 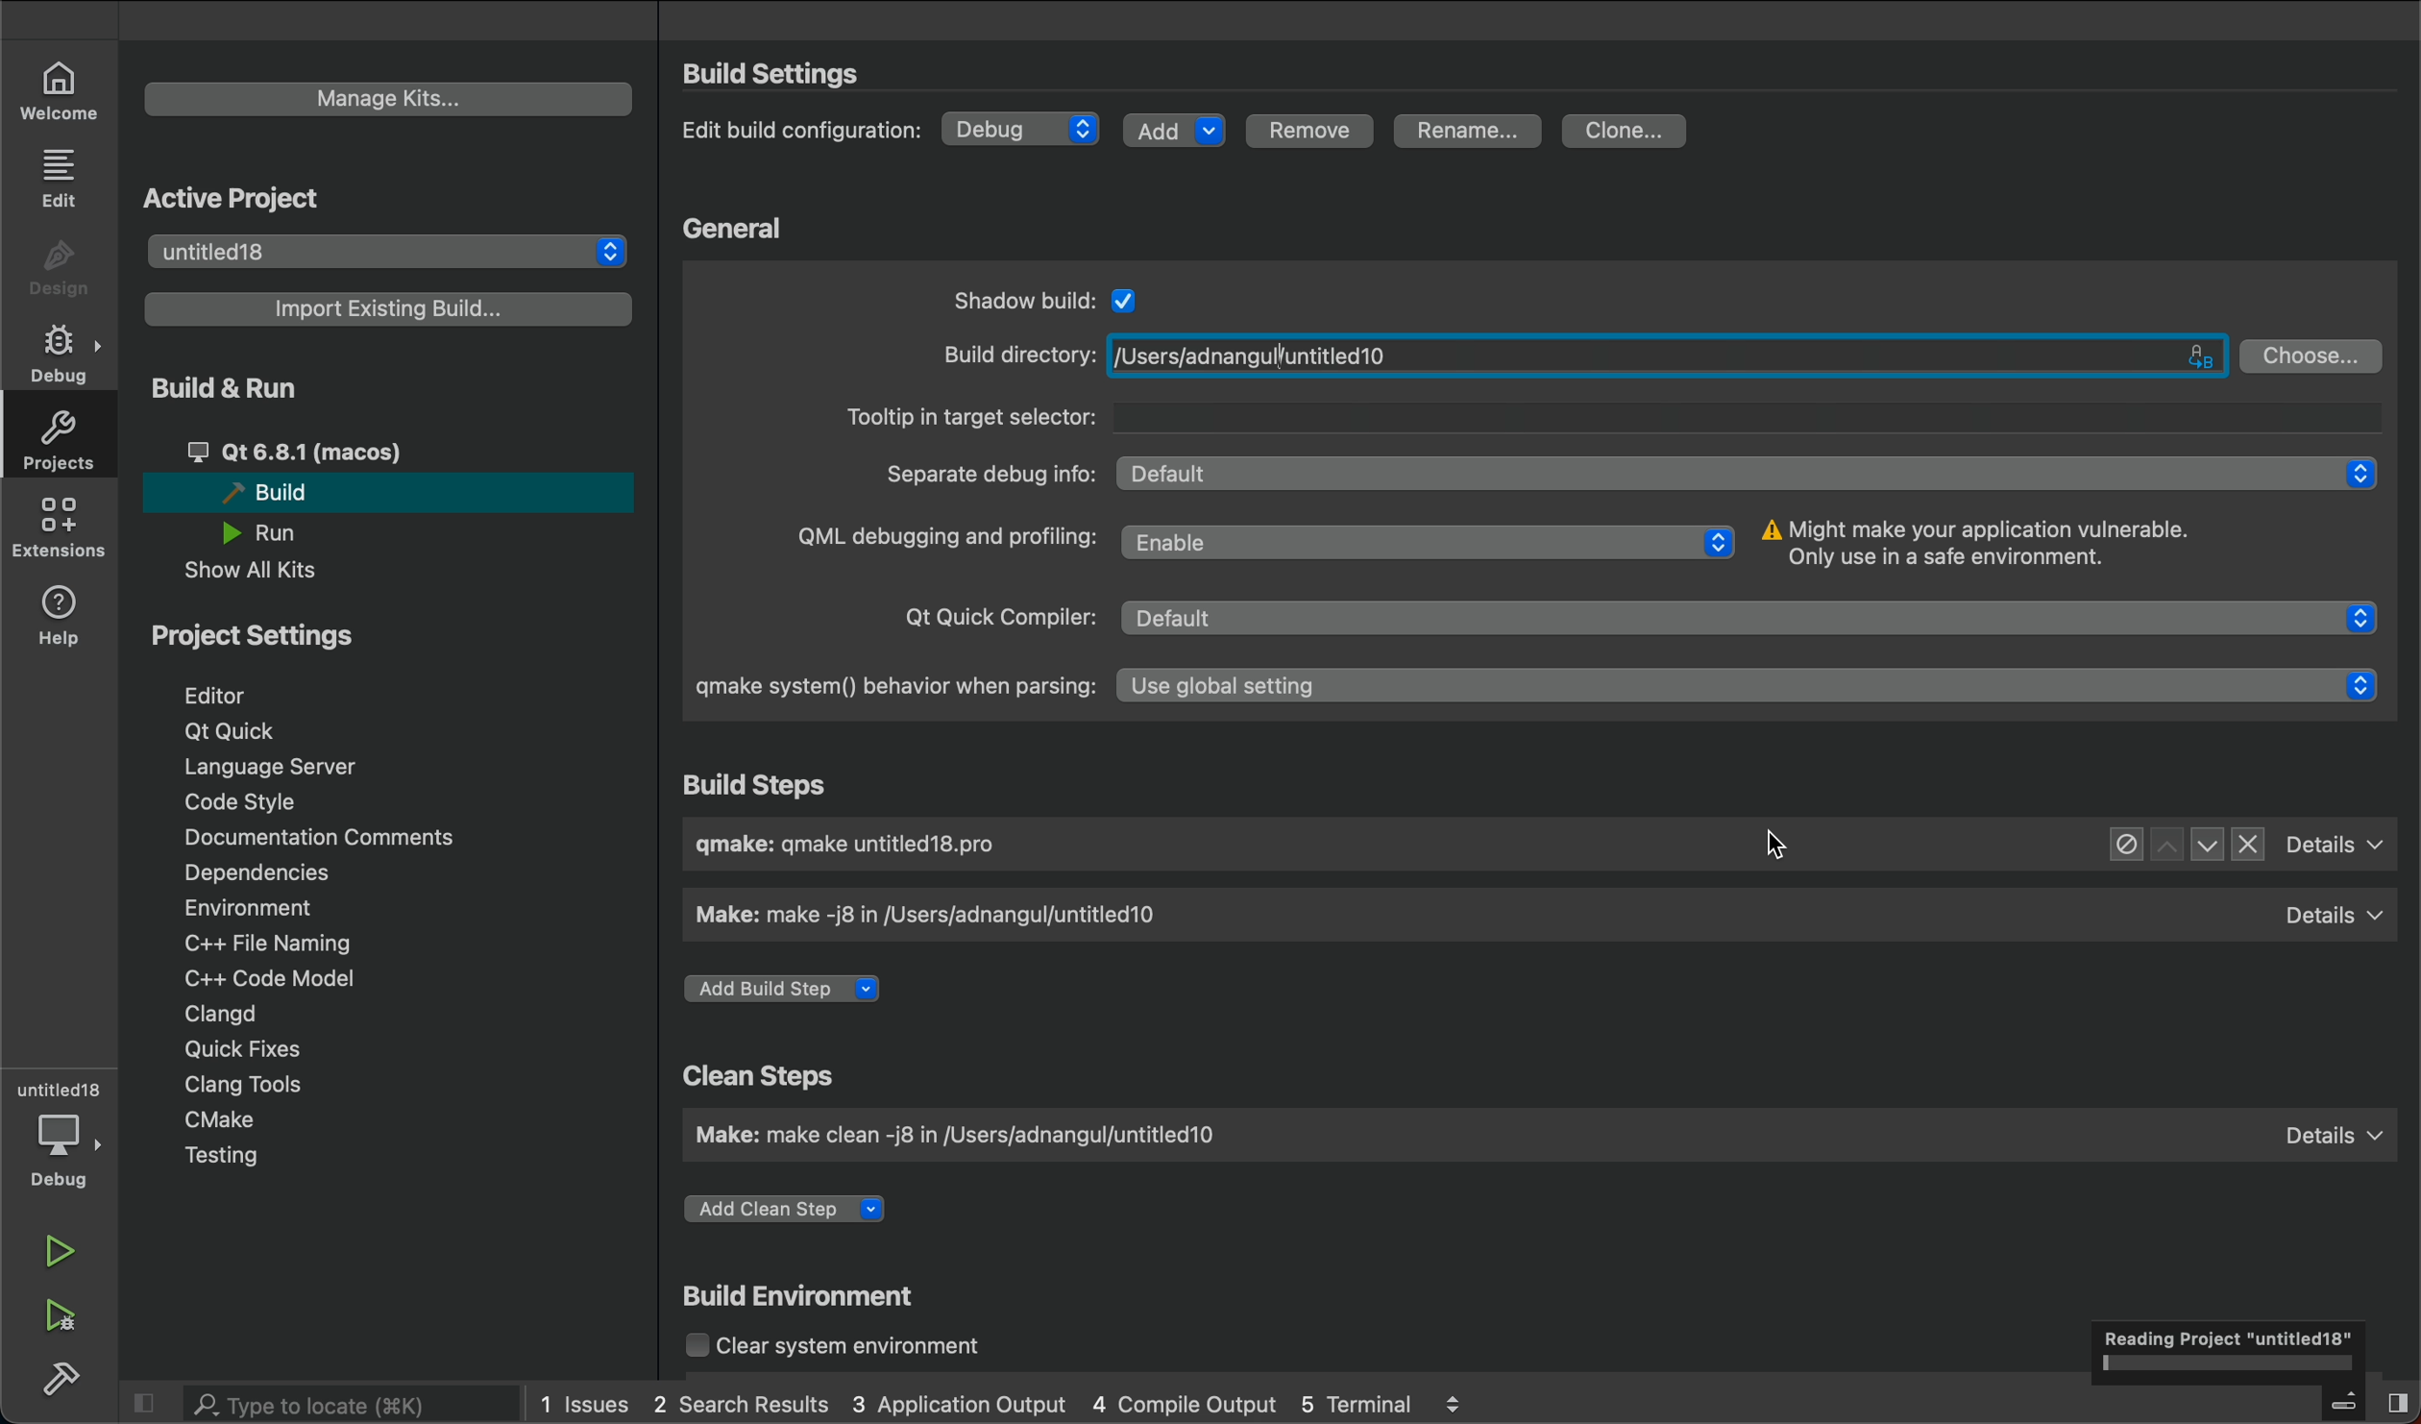 What do you see at coordinates (392, 309) in the screenshot?
I see `import existing build` at bounding box center [392, 309].